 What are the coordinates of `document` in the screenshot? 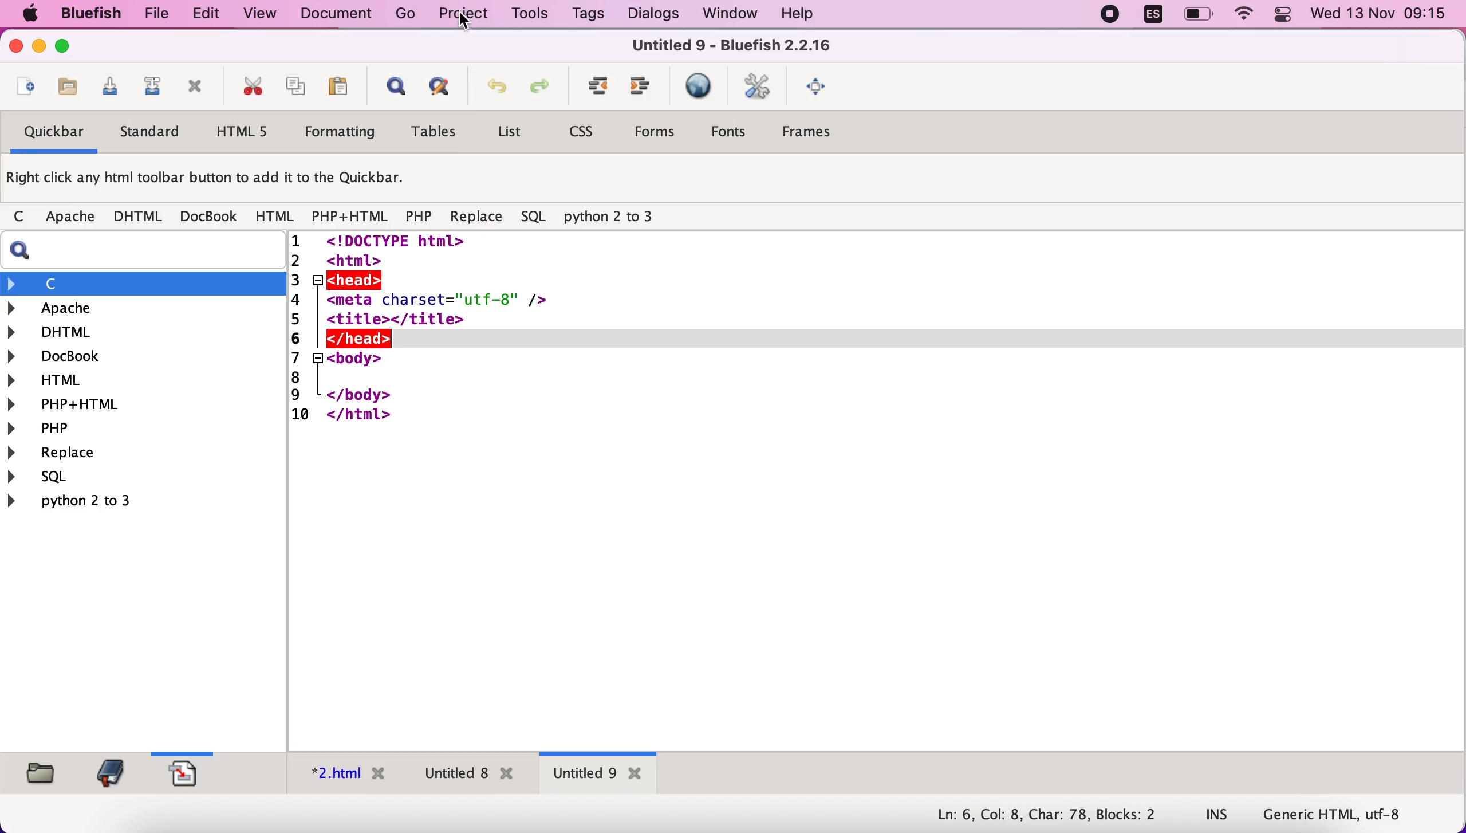 It's located at (340, 14).